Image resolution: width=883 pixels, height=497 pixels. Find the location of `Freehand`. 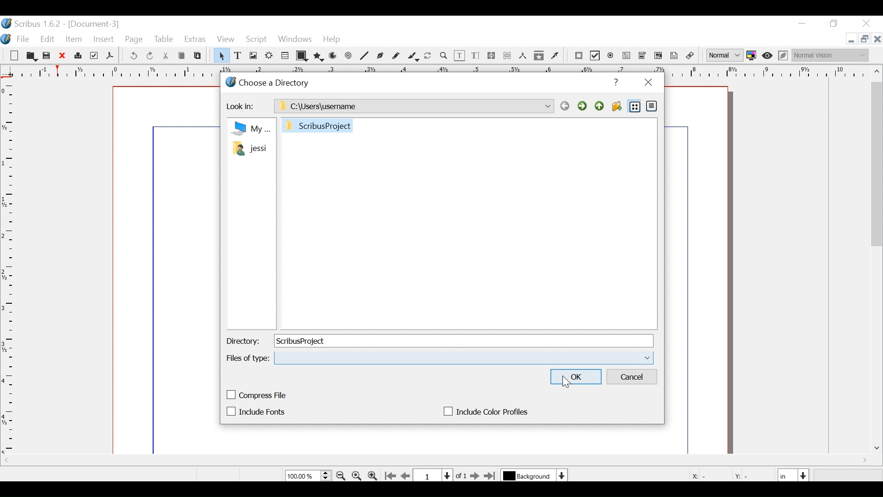

Freehand is located at coordinates (396, 56).